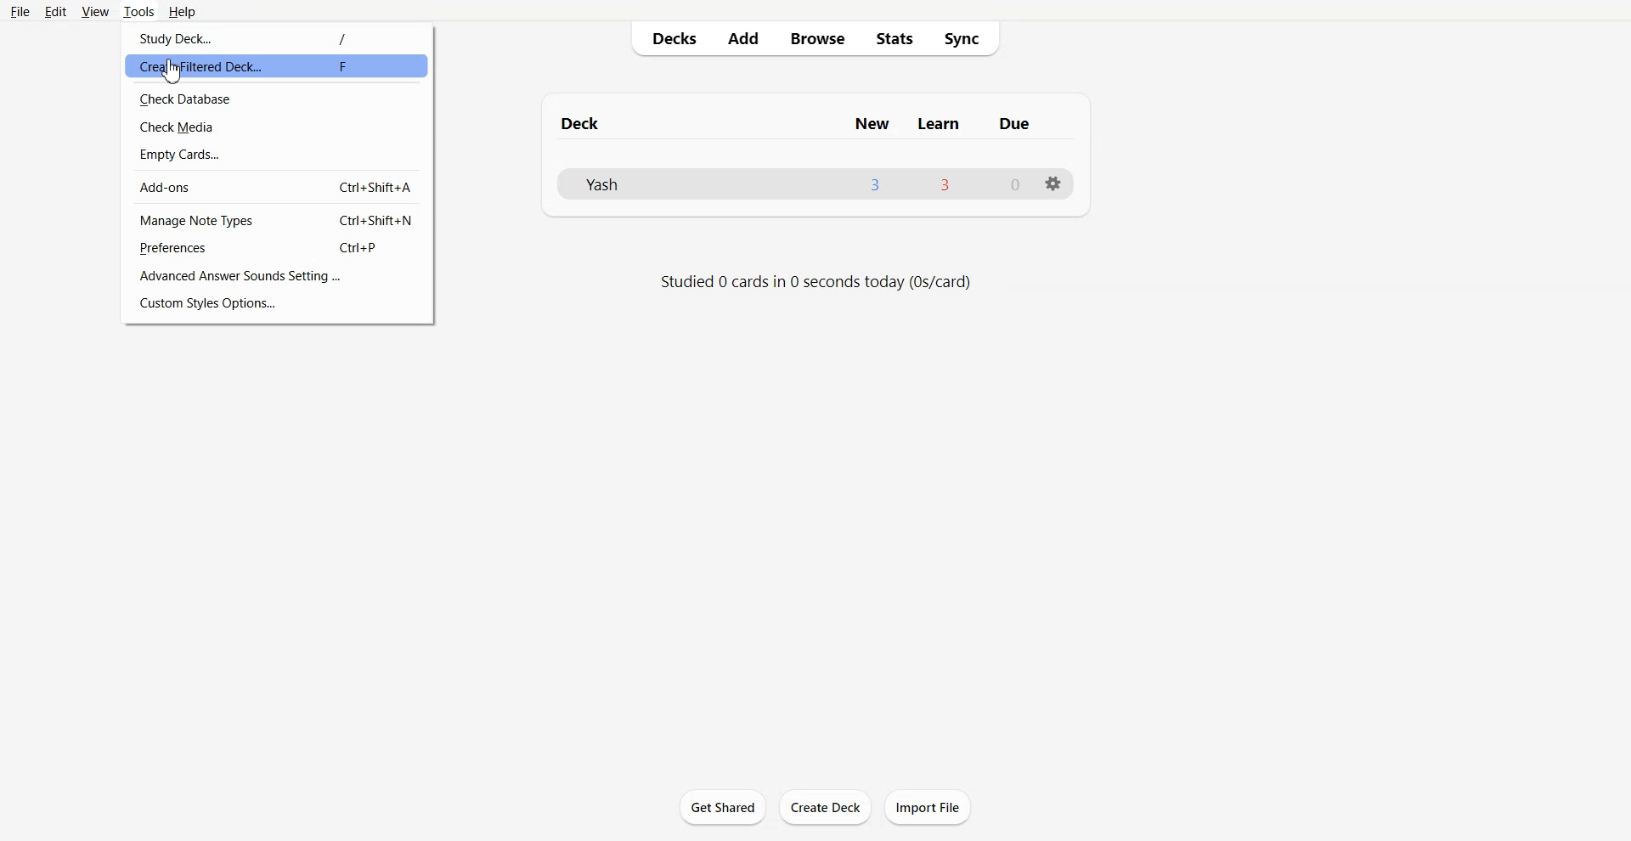  I want to click on Get Shared, so click(723, 806).